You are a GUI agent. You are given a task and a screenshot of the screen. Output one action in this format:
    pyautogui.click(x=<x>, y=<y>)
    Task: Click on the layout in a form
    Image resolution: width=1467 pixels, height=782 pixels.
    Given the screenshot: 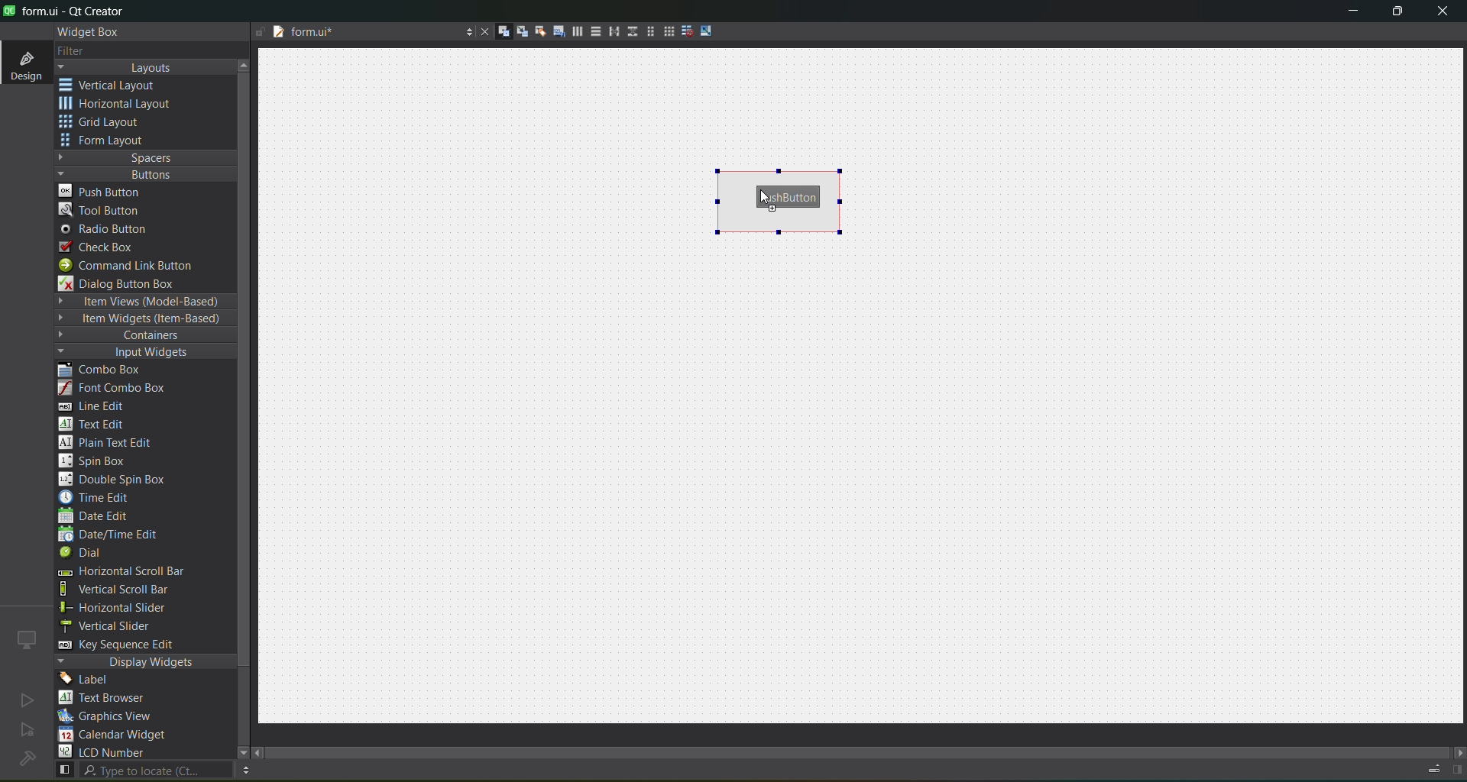 What is the action you would take?
    pyautogui.click(x=646, y=31)
    